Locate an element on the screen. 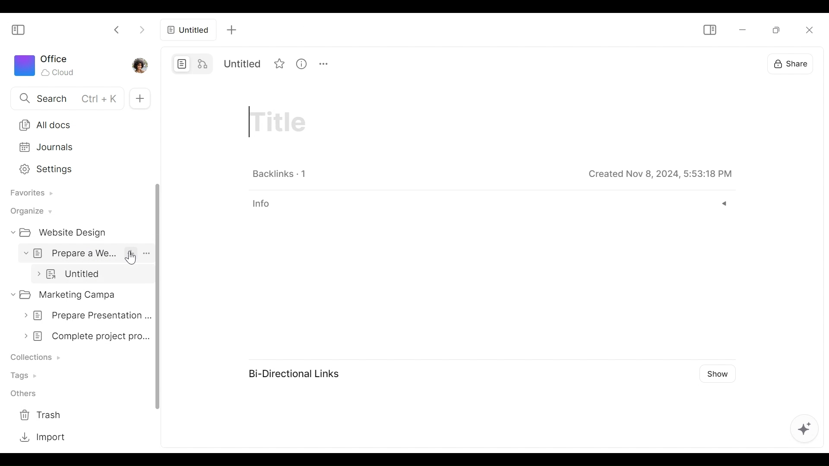 This screenshot has width=829, height=466. minimize is located at coordinates (744, 29).